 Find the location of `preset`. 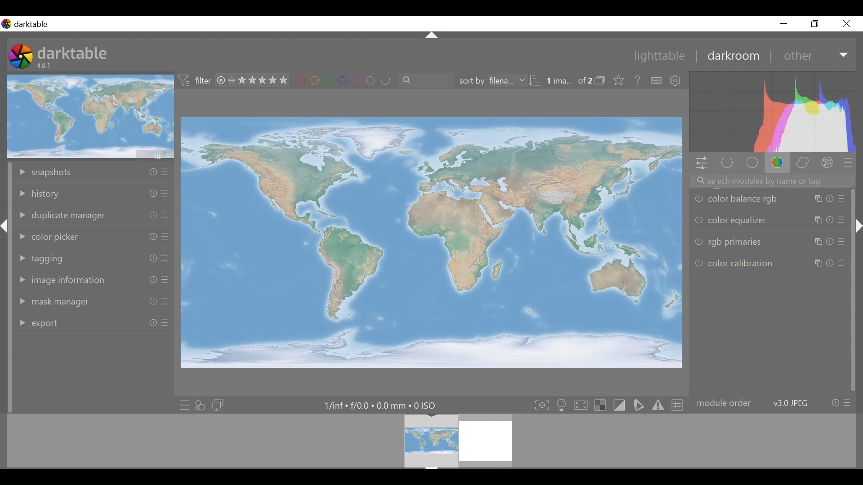

preset is located at coordinates (848, 162).